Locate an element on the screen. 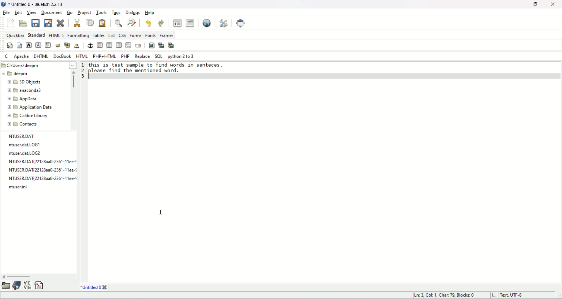 The width and height of the screenshot is (562, 299). “Ln: 3, Col: 1, Char: 79, Blocks: 0 is located at coordinates (444, 294).